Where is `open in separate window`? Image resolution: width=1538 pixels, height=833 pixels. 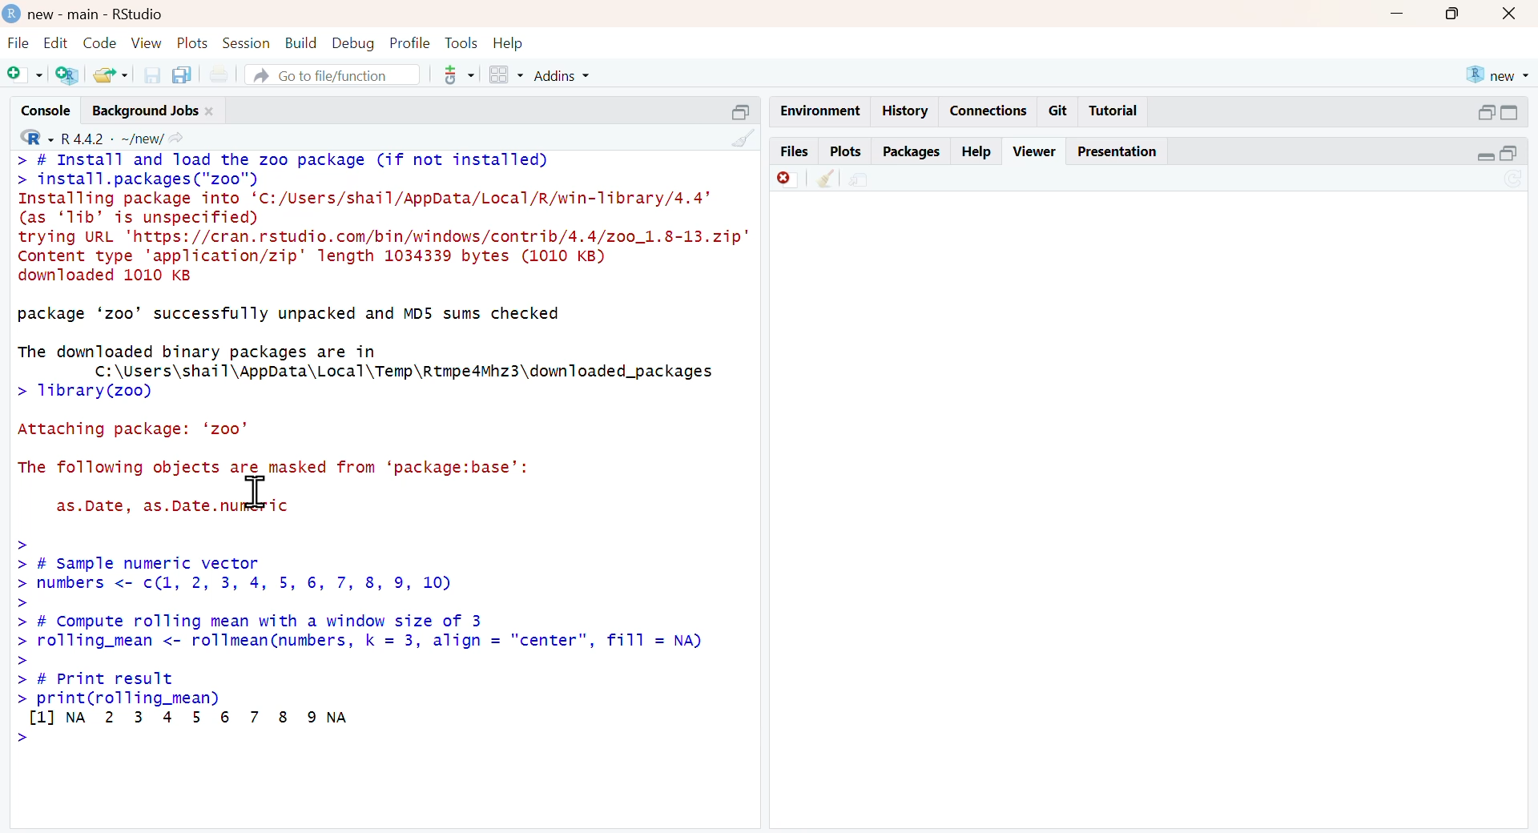
open in separate window is located at coordinates (743, 112).